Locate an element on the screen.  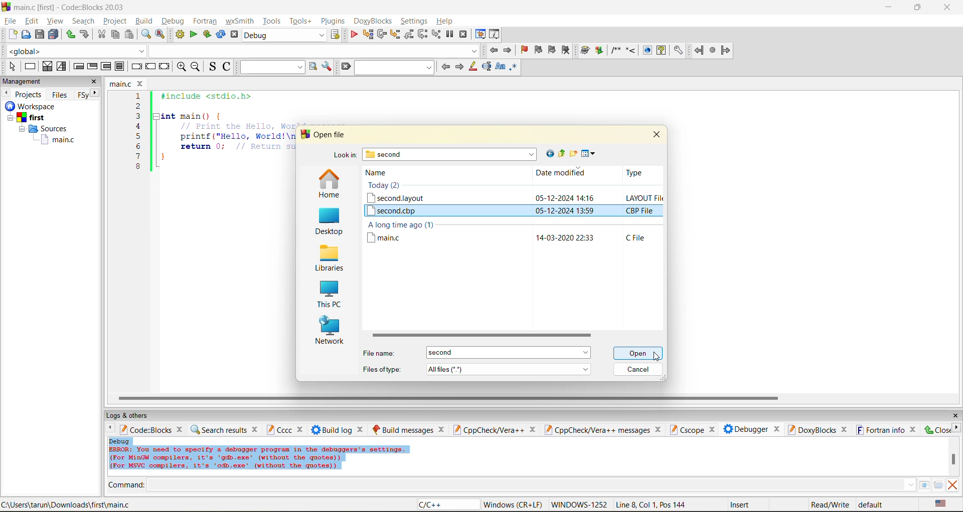
file type is located at coordinates (640, 237).